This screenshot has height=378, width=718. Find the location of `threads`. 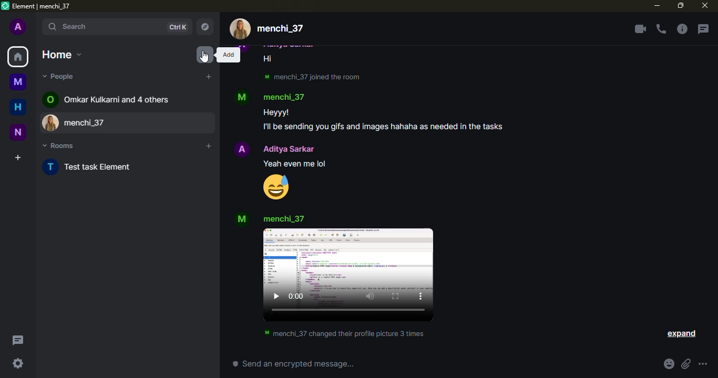

threads is located at coordinates (703, 29).